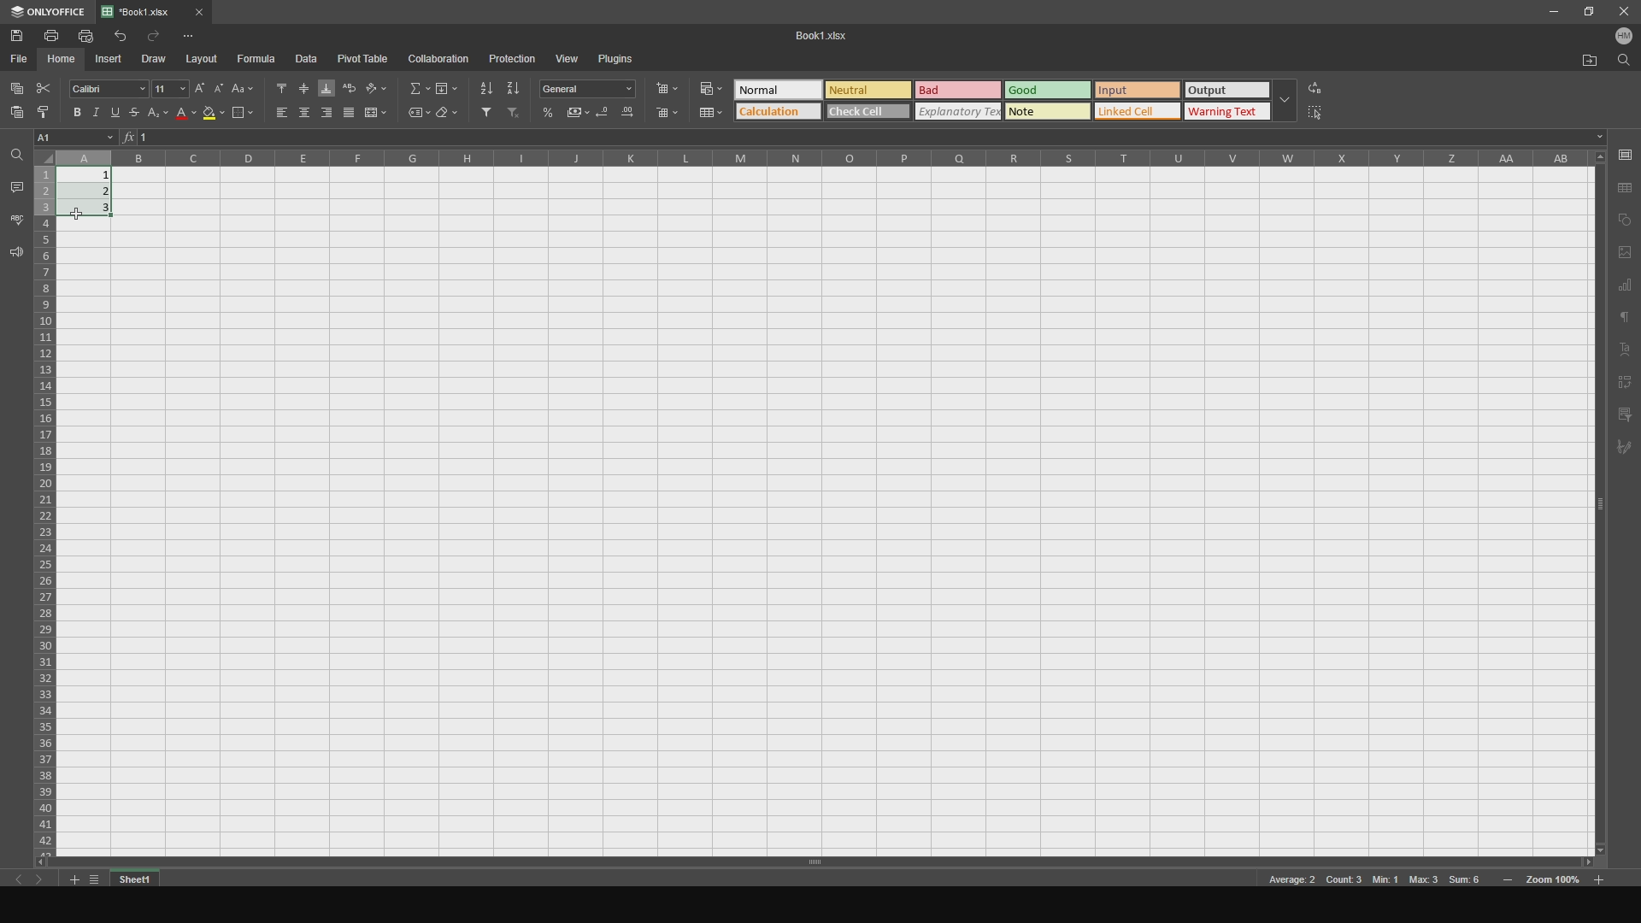  What do you see at coordinates (161, 116) in the screenshot?
I see `` at bounding box center [161, 116].